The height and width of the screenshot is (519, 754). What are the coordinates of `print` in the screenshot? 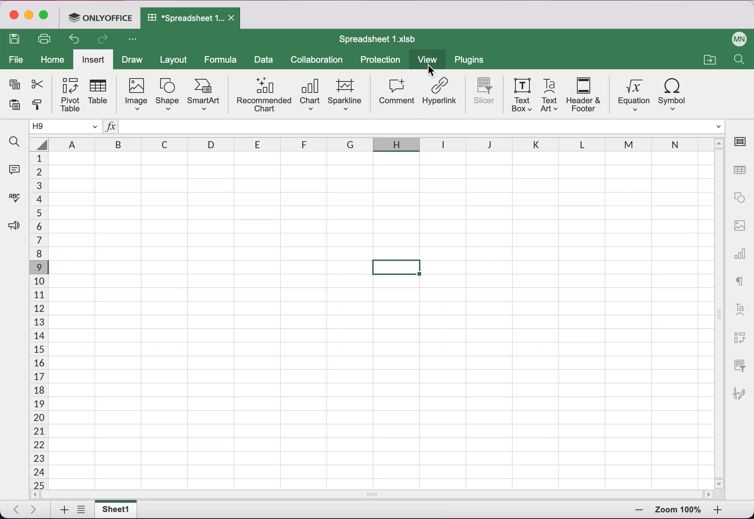 It's located at (46, 38).